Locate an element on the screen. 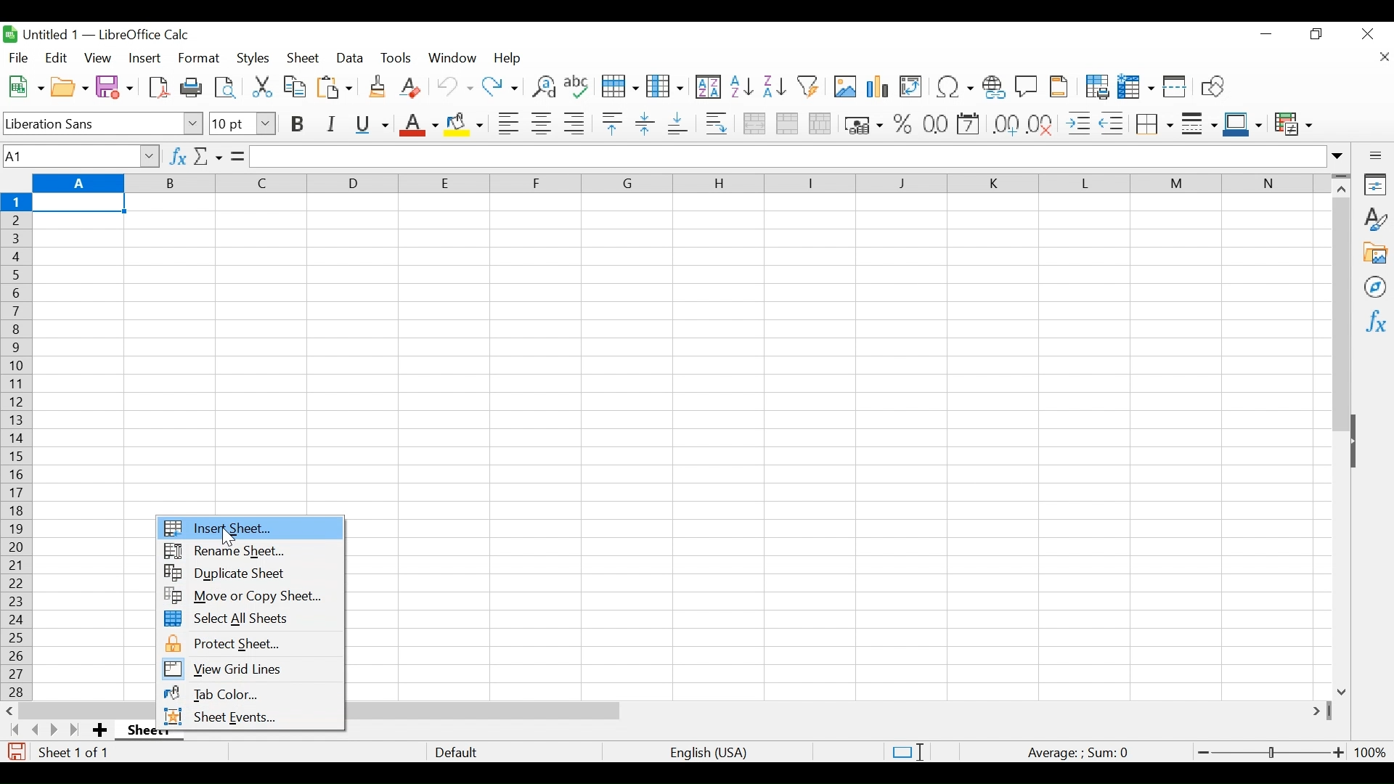  Tab Color is located at coordinates (252, 695).